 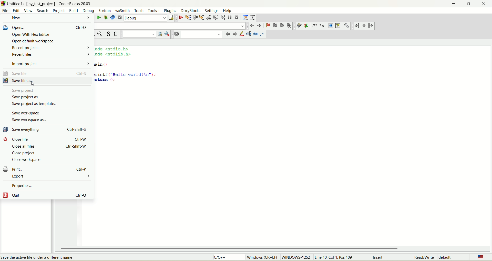 I want to click on jump back, so click(x=253, y=26).